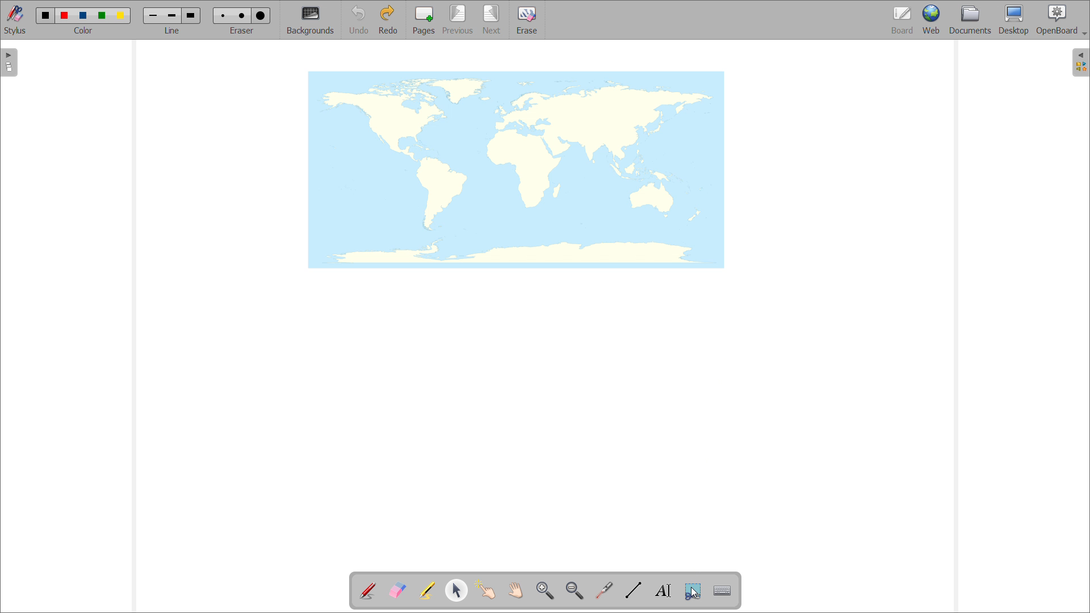 Image resolution: width=1090 pixels, height=613 pixels. What do you see at coordinates (527, 20) in the screenshot?
I see `erase` at bounding box center [527, 20].